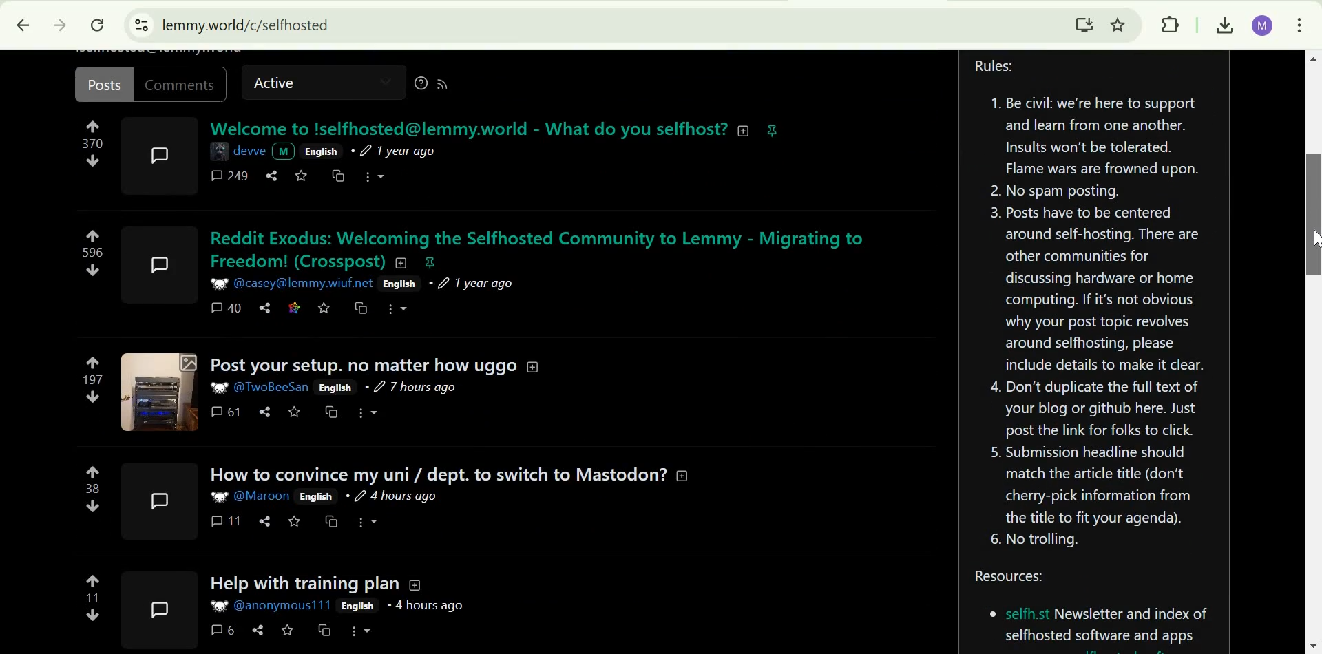 This screenshot has height=654, width=1322. What do you see at coordinates (304, 284) in the screenshot?
I see `user ID` at bounding box center [304, 284].